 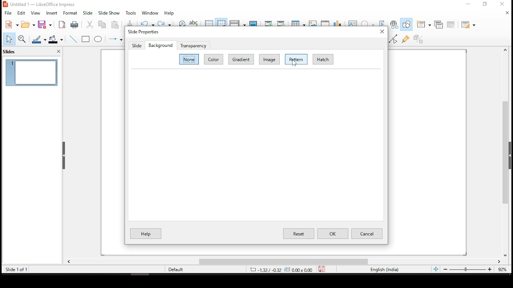 I want to click on toggle extrusion, so click(x=418, y=39).